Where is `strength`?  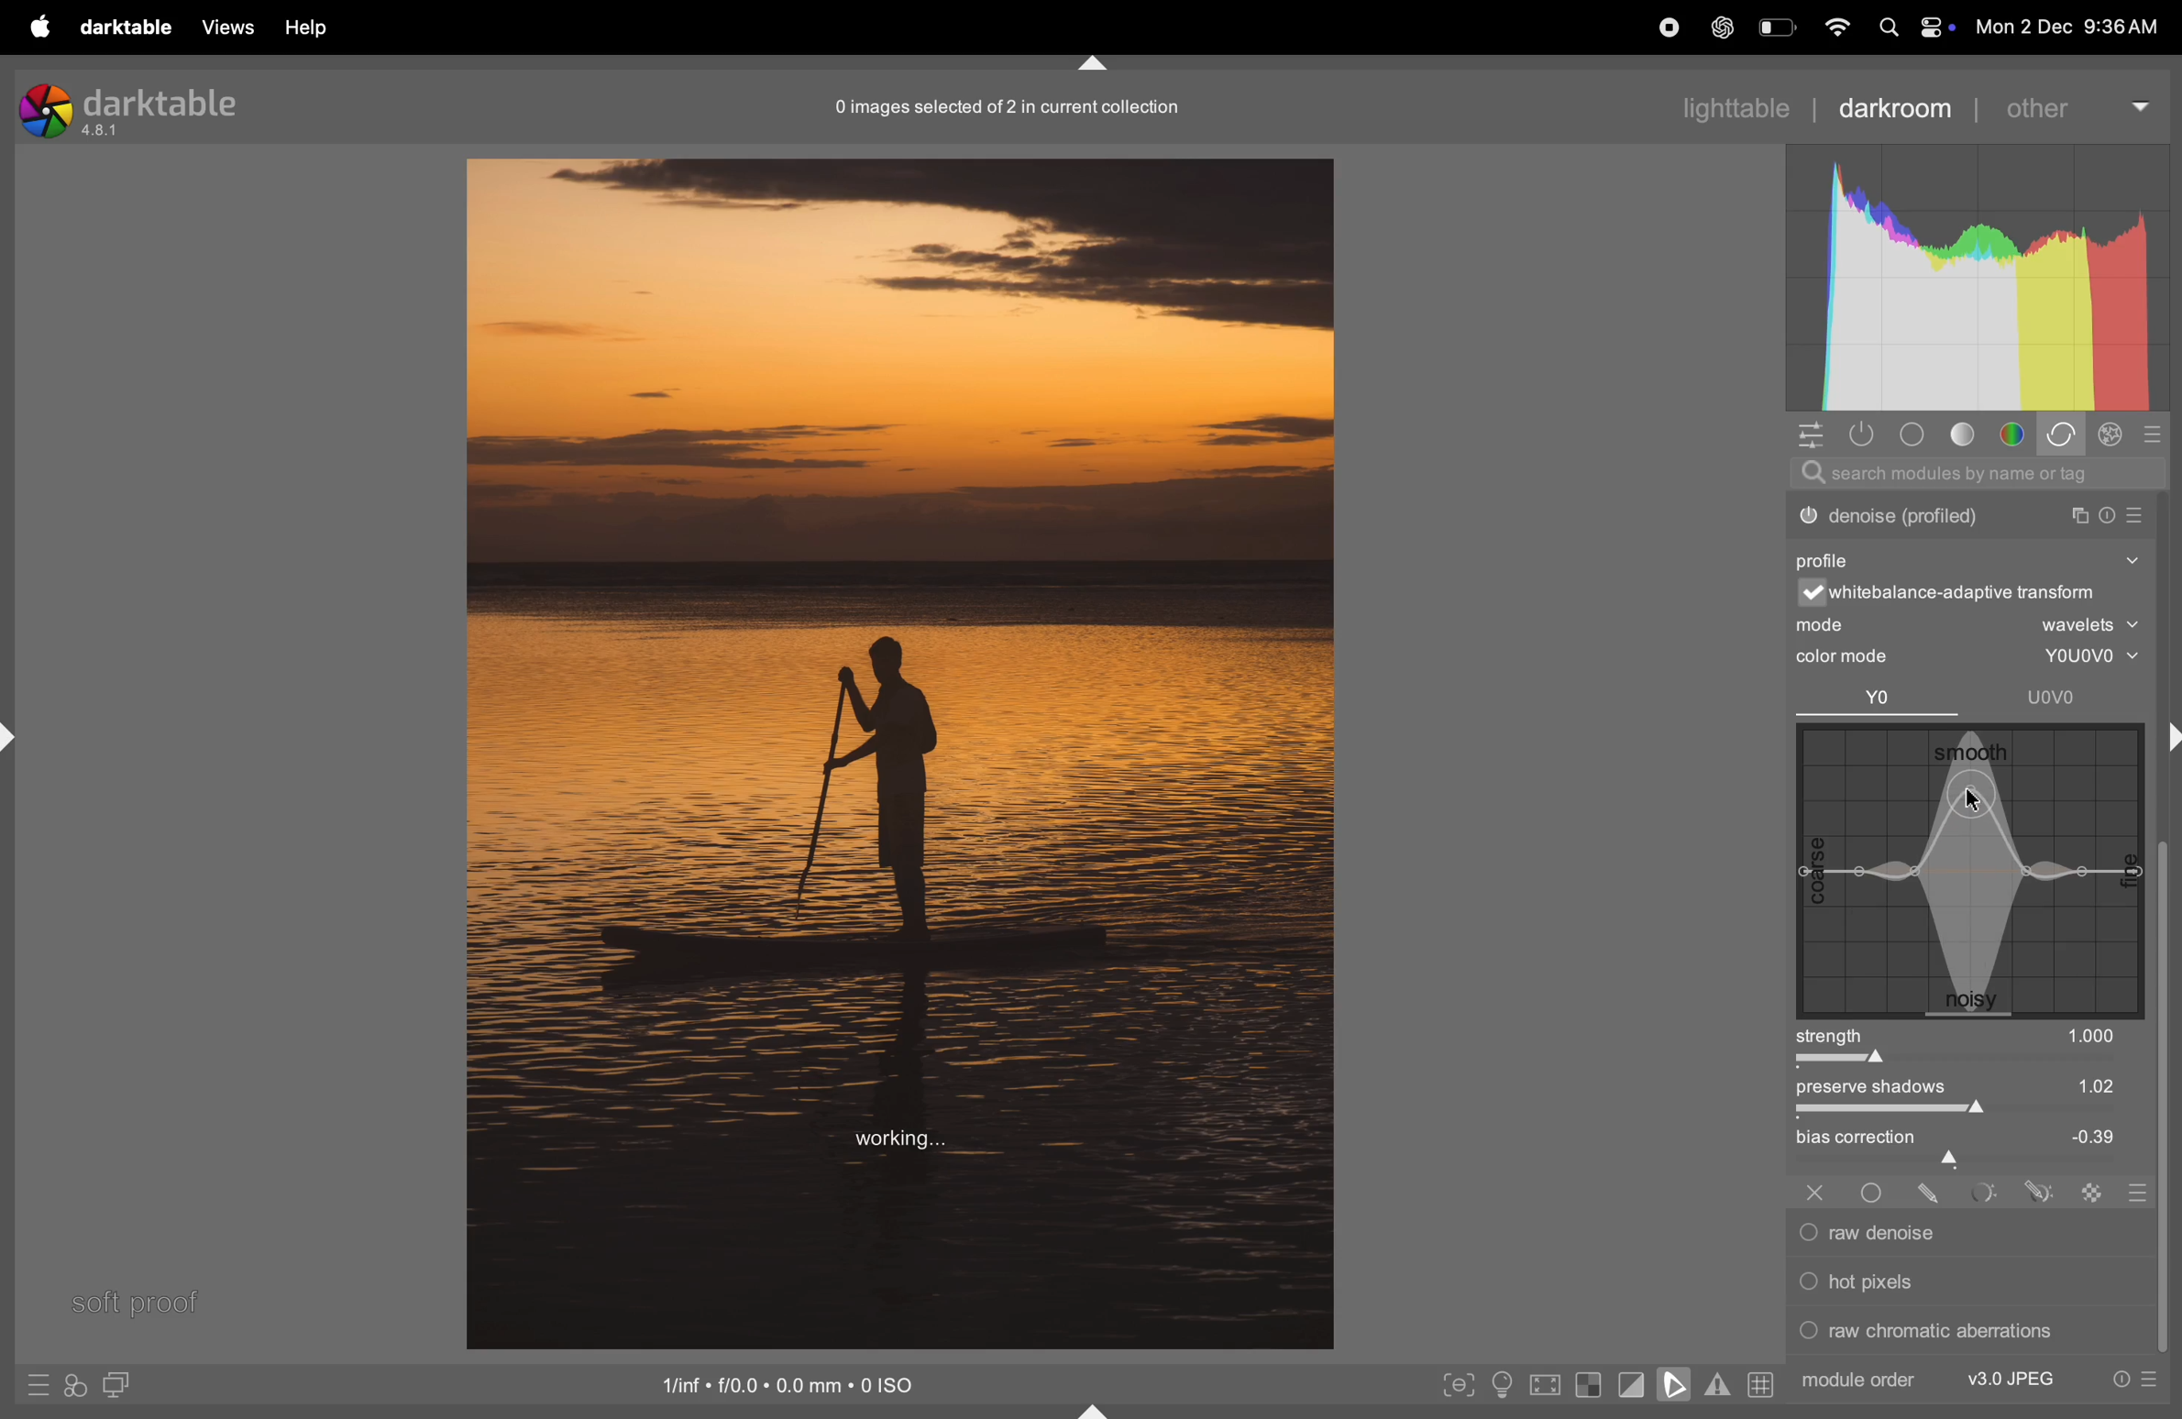
strength is located at coordinates (1834, 1035).